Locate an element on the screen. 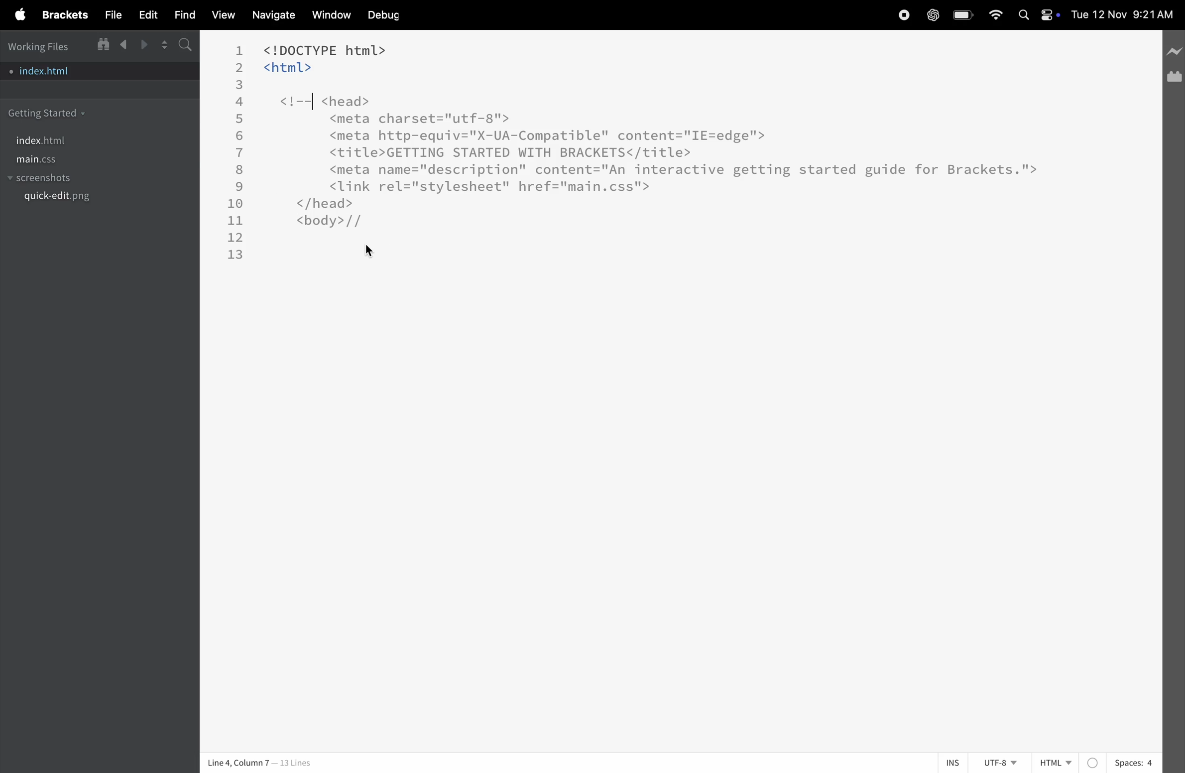 This screenshot has width=1185, height=773. index.html is located at coordinates (57, 138).